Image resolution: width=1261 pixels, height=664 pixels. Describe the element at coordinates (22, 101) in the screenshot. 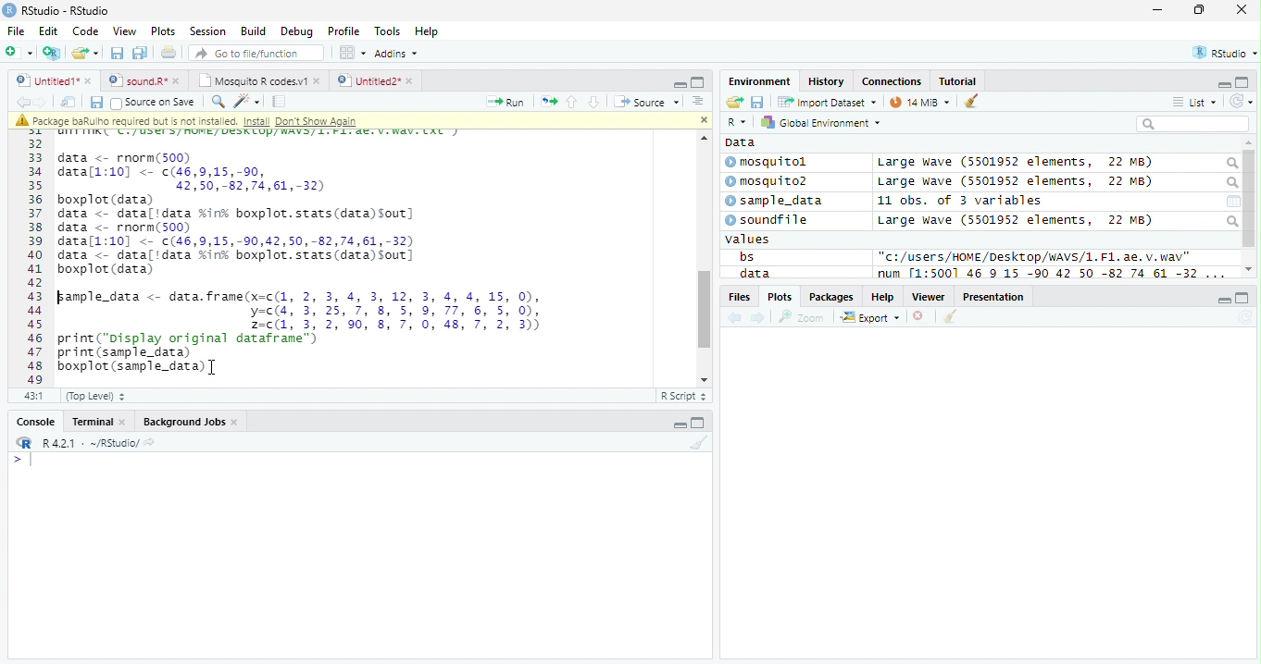

I see `Go backward` at that location.